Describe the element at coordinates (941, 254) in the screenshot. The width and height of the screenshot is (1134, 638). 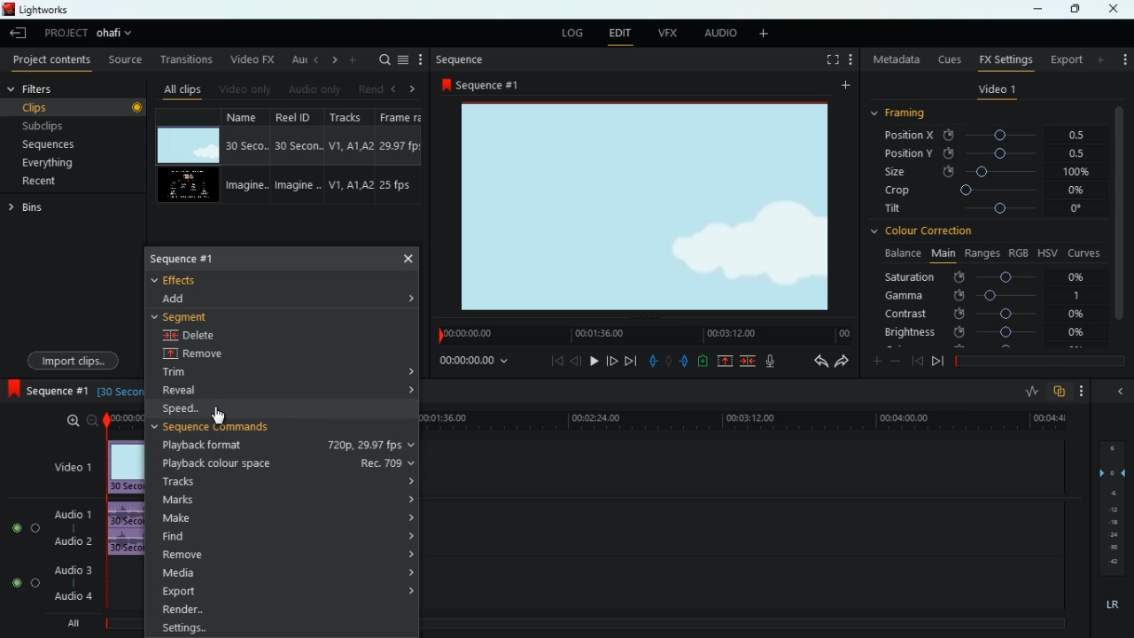
I see `main` at that location.